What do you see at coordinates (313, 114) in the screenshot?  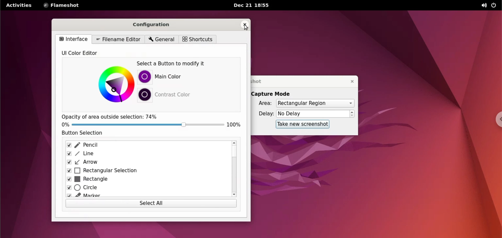 I see `No Delay` at bounding box center [313, 114].